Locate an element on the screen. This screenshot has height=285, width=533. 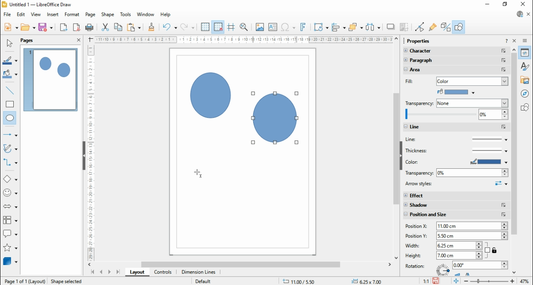
line color is located at coordinates (11, 60).